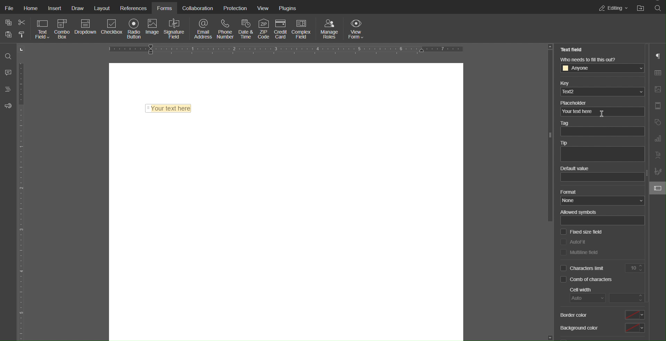 The width and height of the screenshot is (666, 341). What do you see at coordinates (605, 295) in the screenshot?
I see `Cell width` at bounding box center [605, 295].